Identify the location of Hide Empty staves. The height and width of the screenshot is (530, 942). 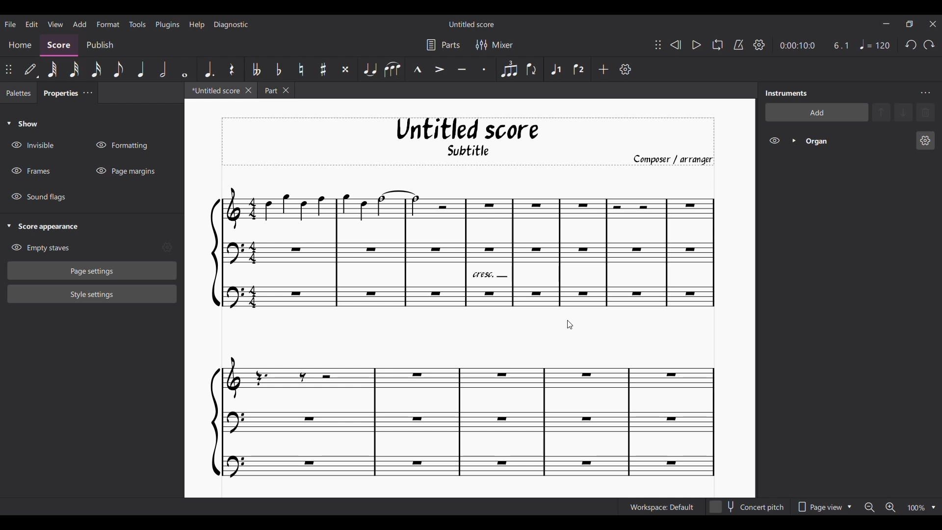
(40, 248).